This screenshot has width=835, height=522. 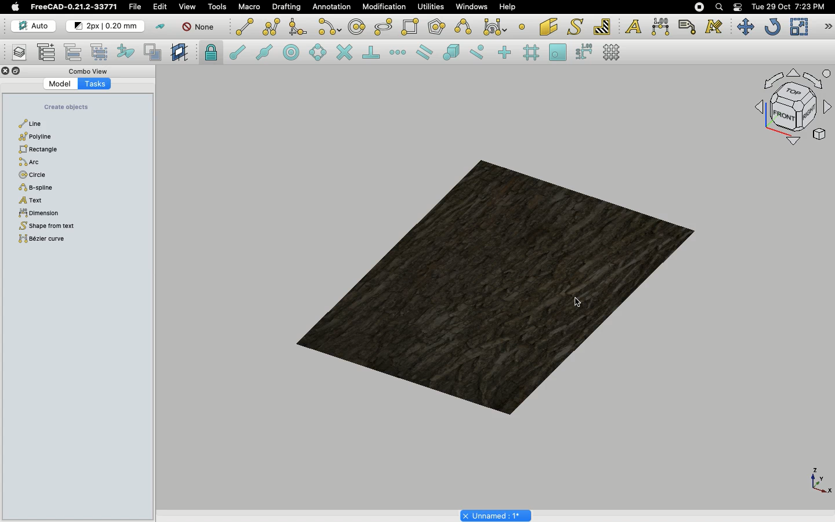 I want to click on Label, so click(x=688, y=26).